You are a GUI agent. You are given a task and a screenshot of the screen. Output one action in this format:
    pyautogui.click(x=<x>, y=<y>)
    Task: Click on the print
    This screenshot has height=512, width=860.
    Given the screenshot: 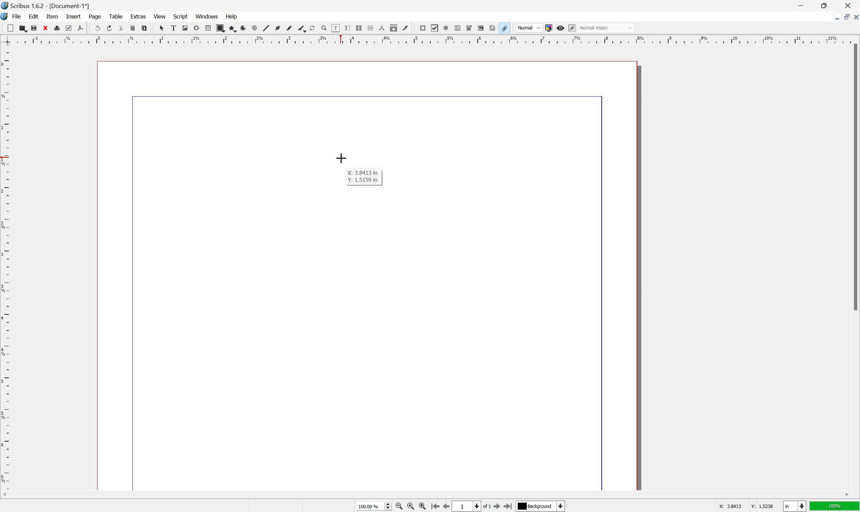 What is the action you would take?
    pyautogui.click(x=57, y=28)
    